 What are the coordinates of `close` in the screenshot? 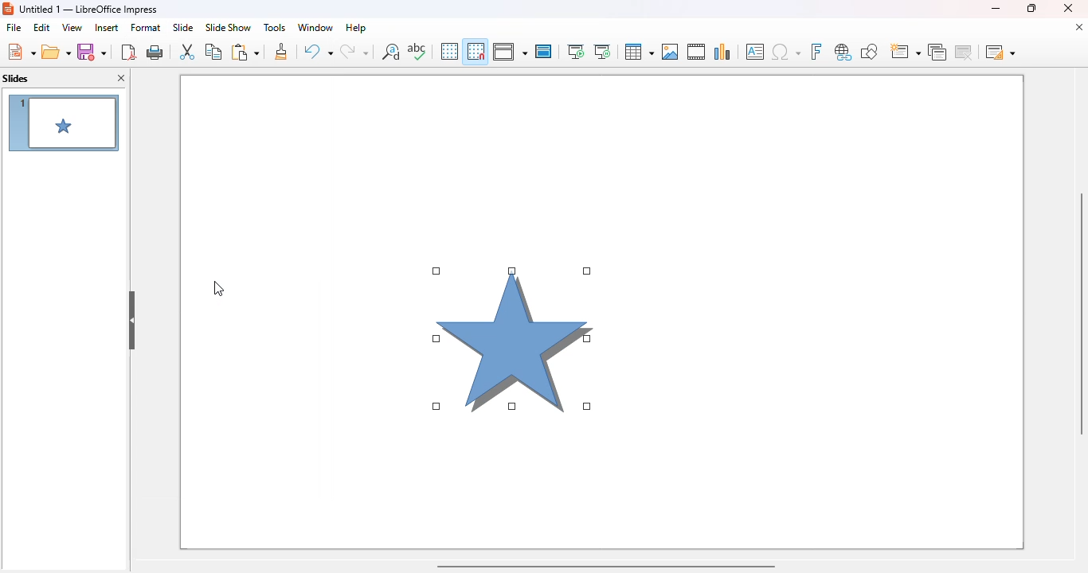 It's located at (1068, 8).